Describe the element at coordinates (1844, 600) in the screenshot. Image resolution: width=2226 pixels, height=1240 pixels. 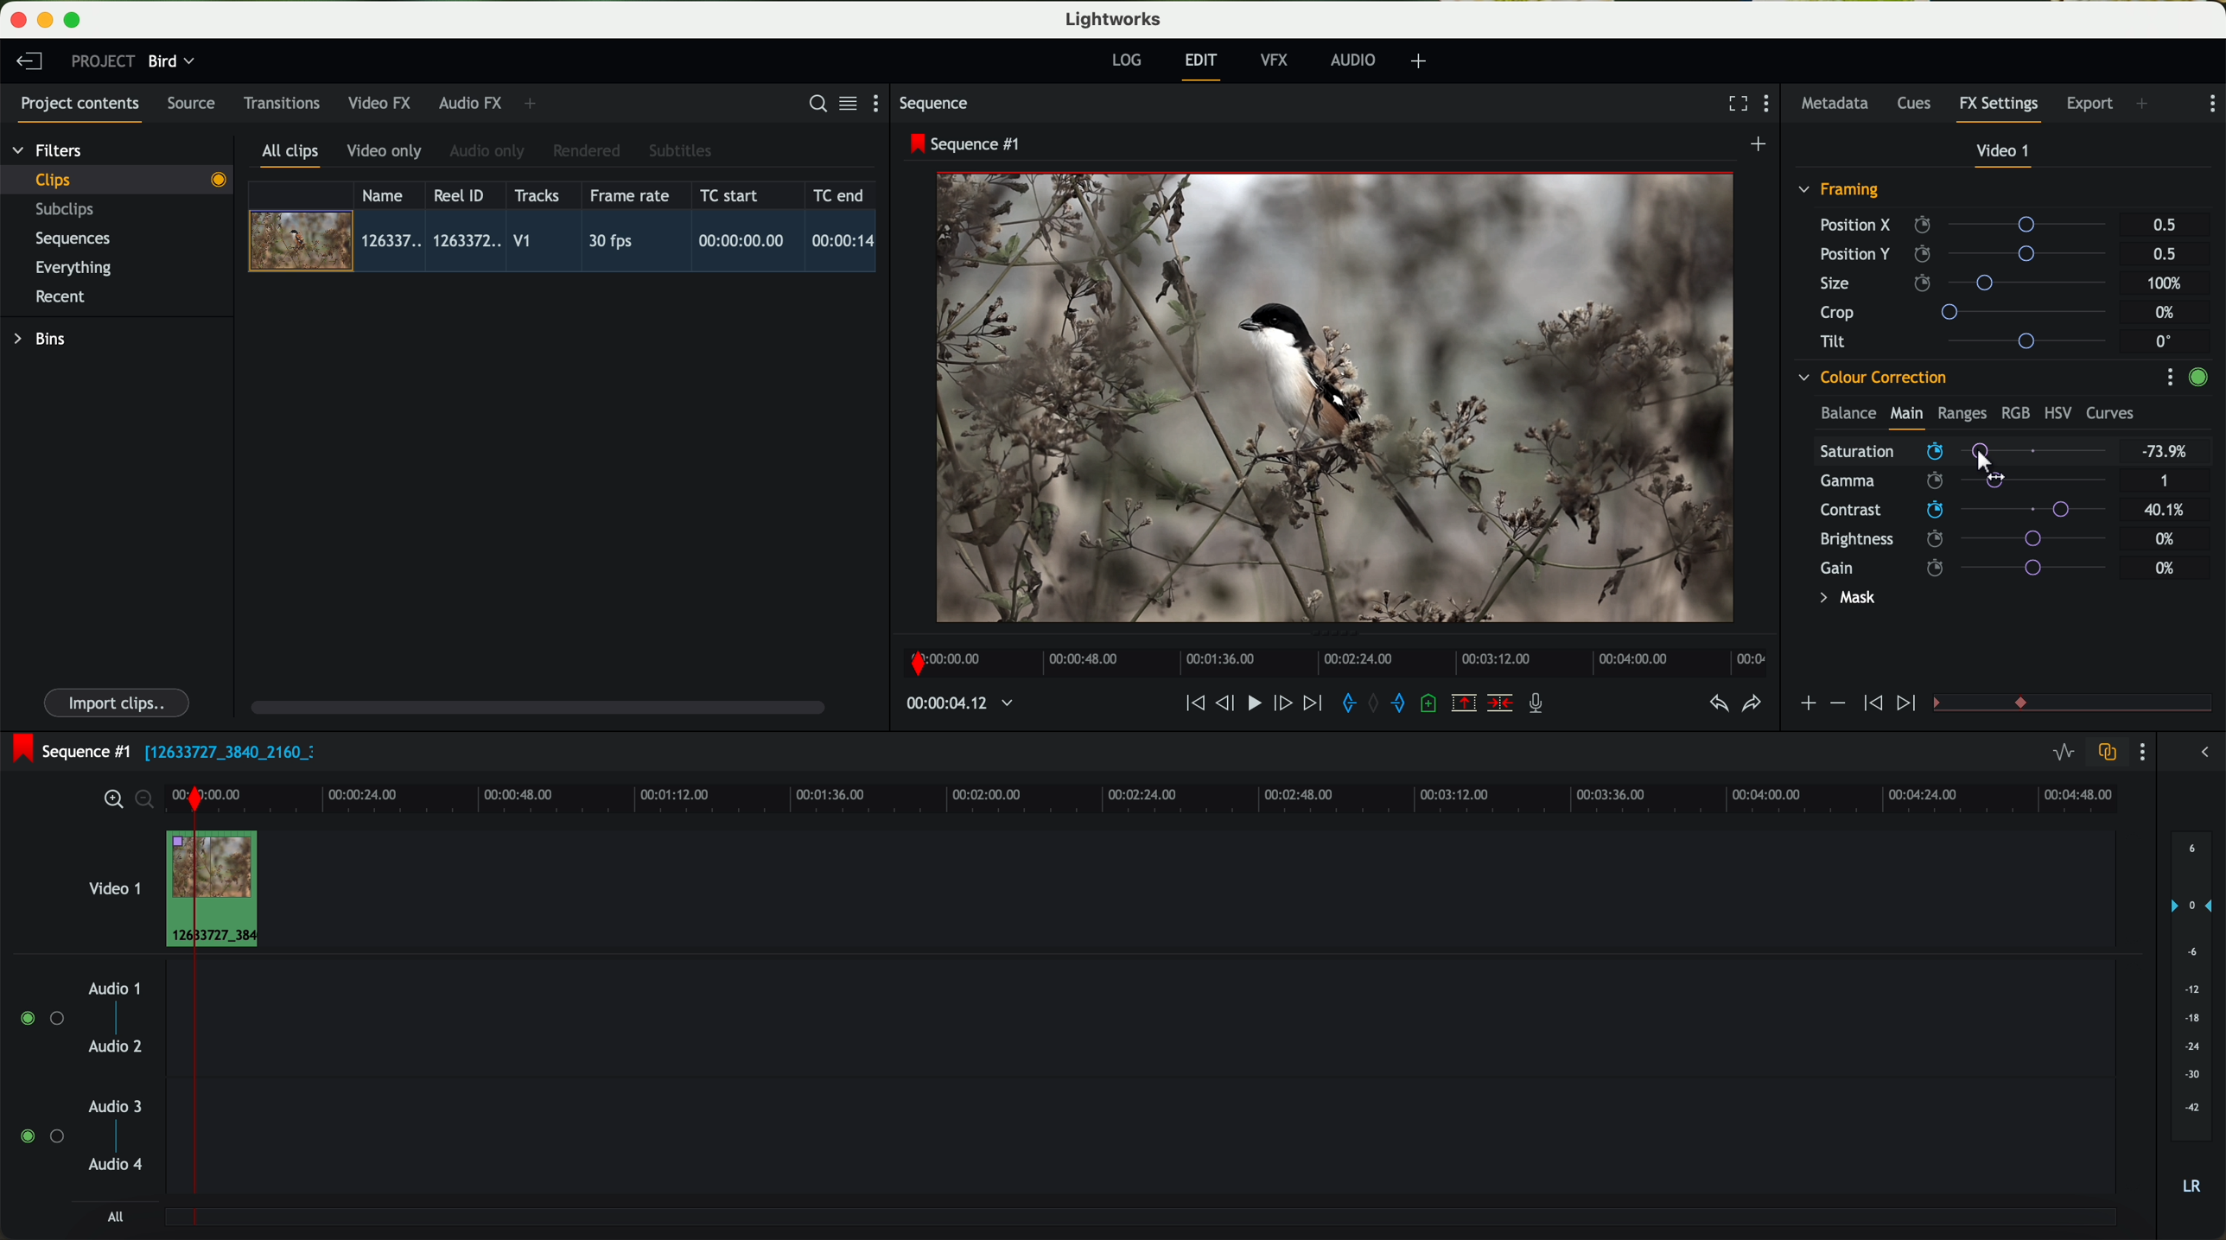
I see `mask` at that location.